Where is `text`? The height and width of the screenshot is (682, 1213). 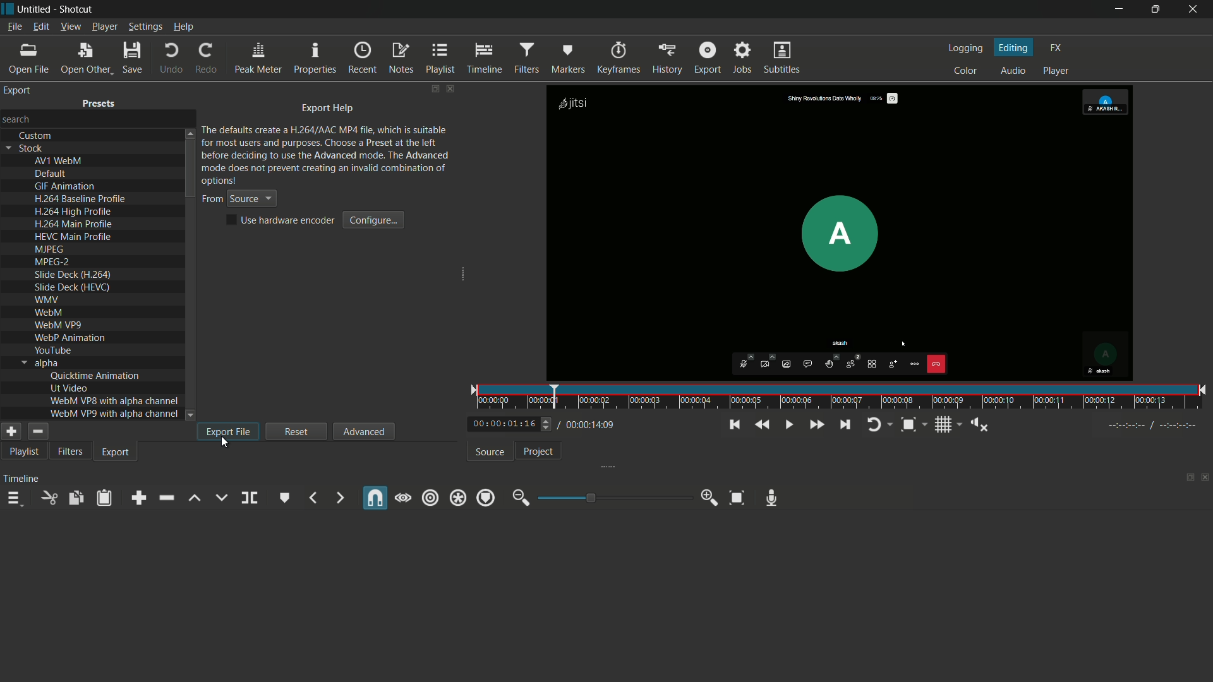
text is located at coordinates (72, 275).